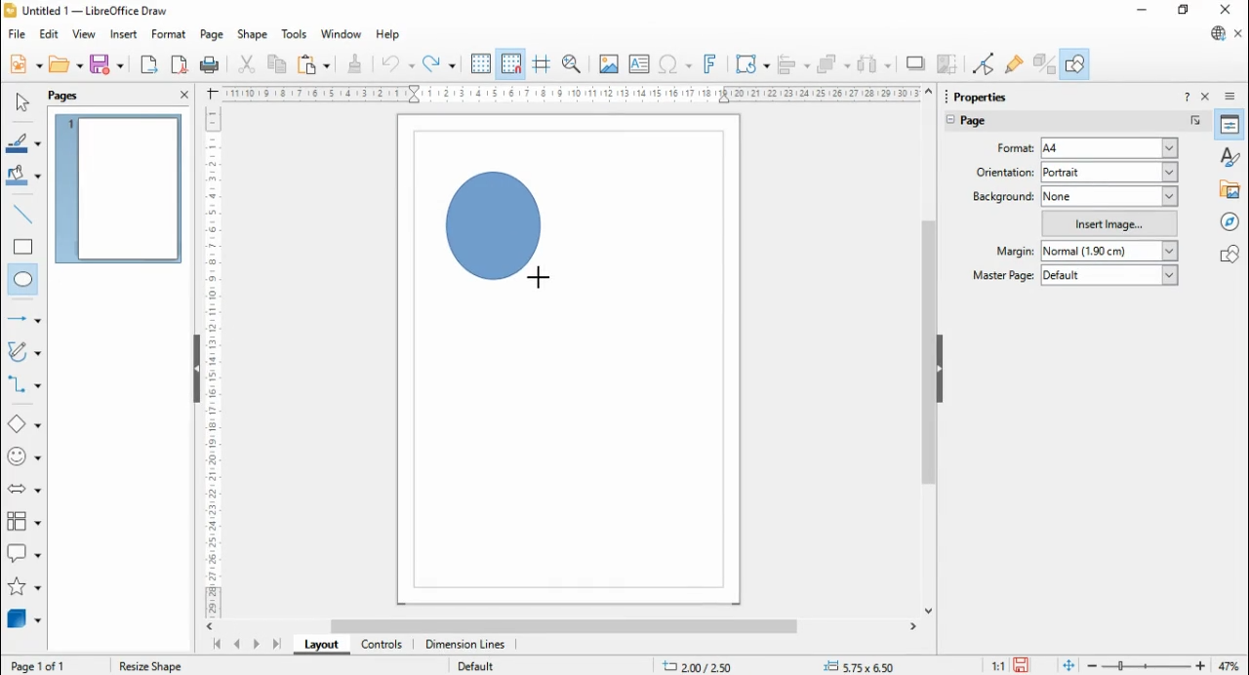 The height and width of the screenshot is (675, 1249). Describe the element at coordinates (212, 358) in the screenshot. I see `Scale` at that location.